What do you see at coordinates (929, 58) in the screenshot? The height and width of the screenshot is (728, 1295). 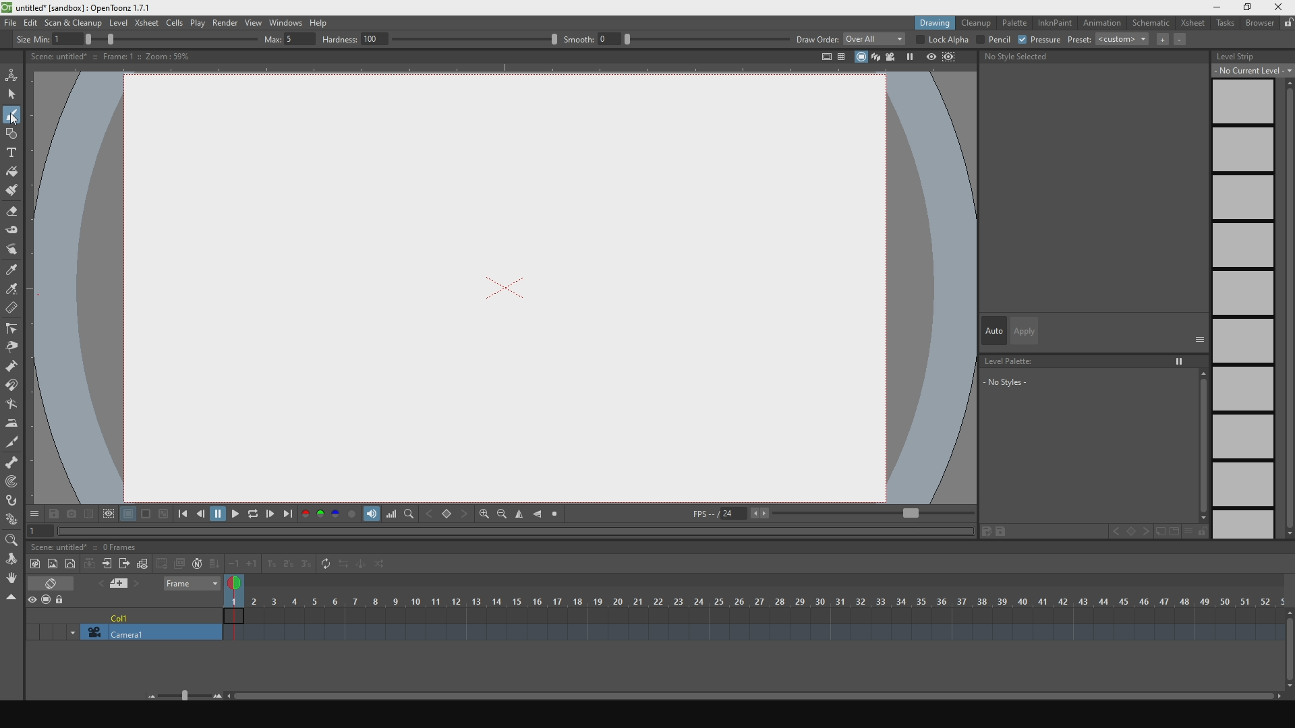 I see `preview` at bounding box center [929, 58].